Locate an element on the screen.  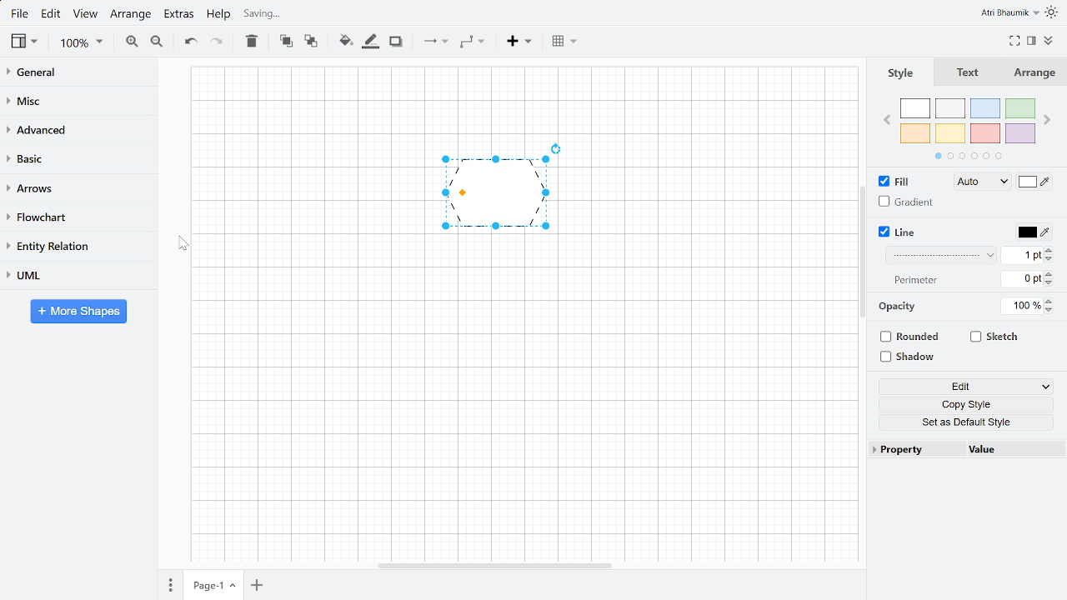
Fill colour is located at coordinates (345, 42).